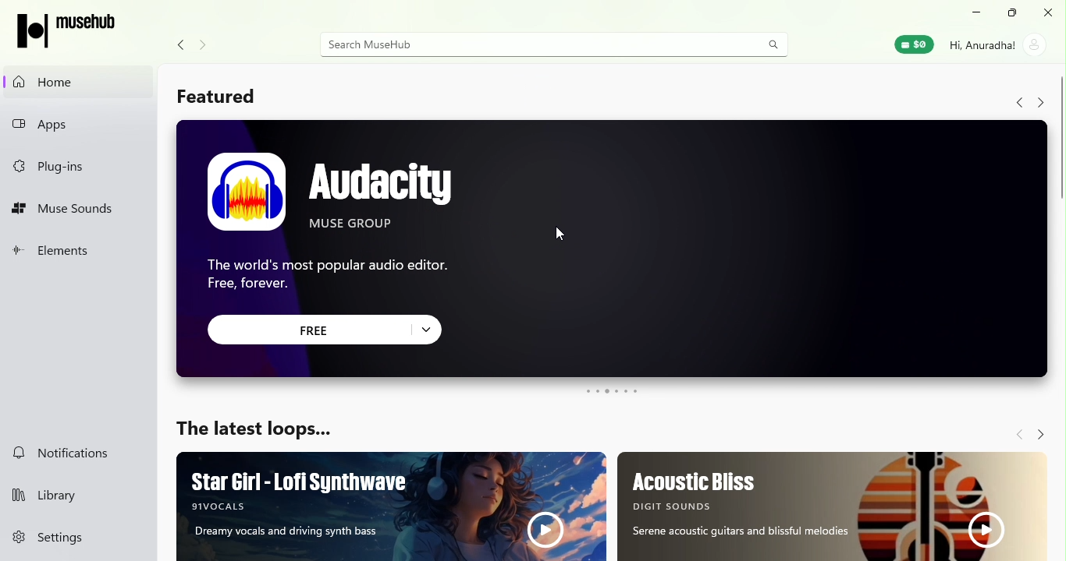 The height and width of the screenshot is (561, 1066). What do you see at coordinates (1060, 246) in the screenshot?
I see `Scroll bar` at bounding box center [1060, 246].